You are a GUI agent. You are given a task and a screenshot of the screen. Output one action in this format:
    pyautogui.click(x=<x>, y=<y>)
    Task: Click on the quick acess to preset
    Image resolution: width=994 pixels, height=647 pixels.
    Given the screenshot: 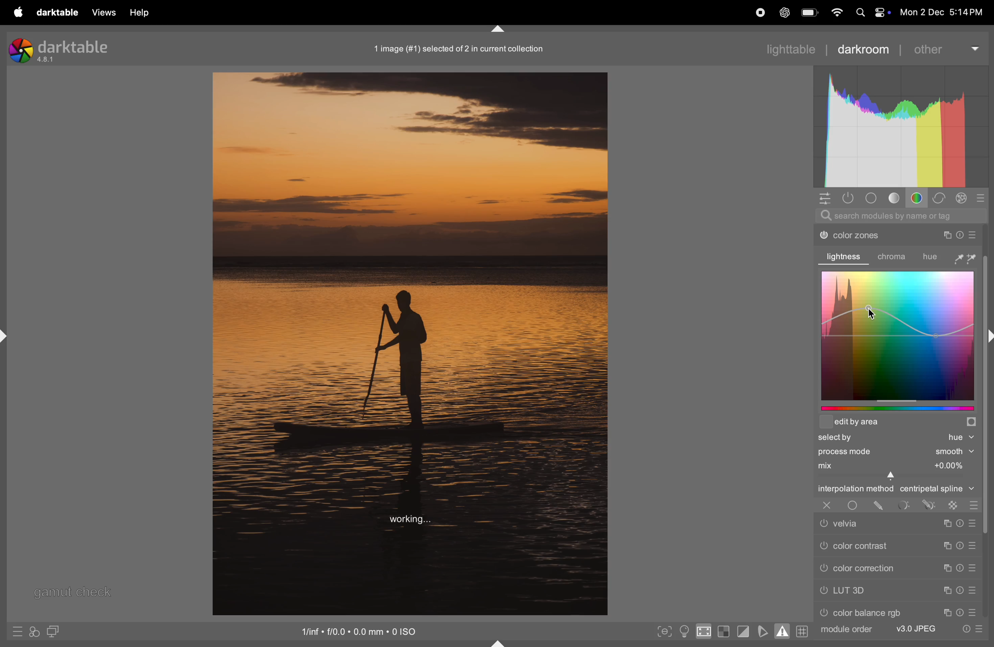 What is the action you would take?
    pyautogui.click(x=969, y=629)
    